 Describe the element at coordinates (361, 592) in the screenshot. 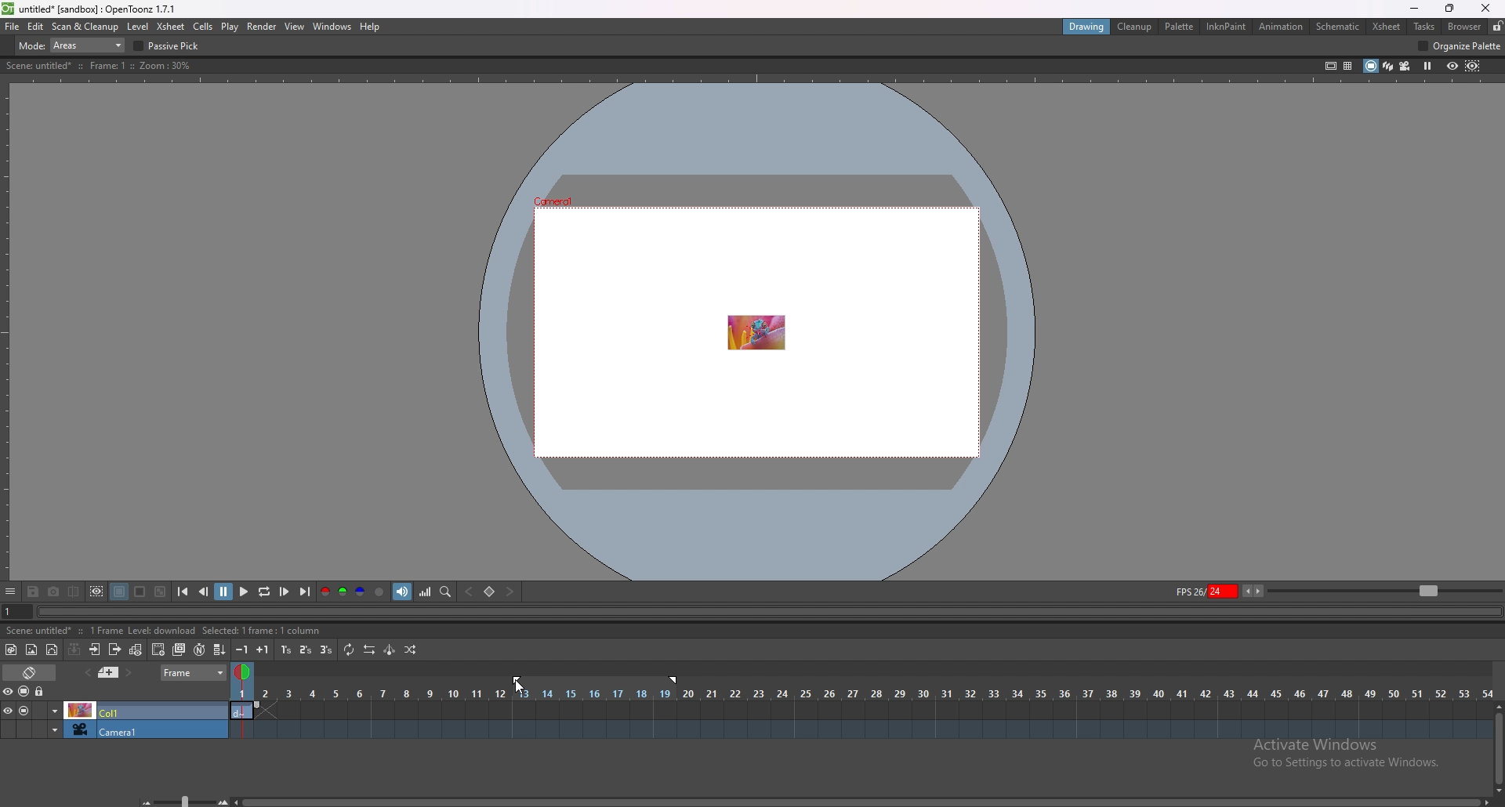

I see `blue channel` at that location.